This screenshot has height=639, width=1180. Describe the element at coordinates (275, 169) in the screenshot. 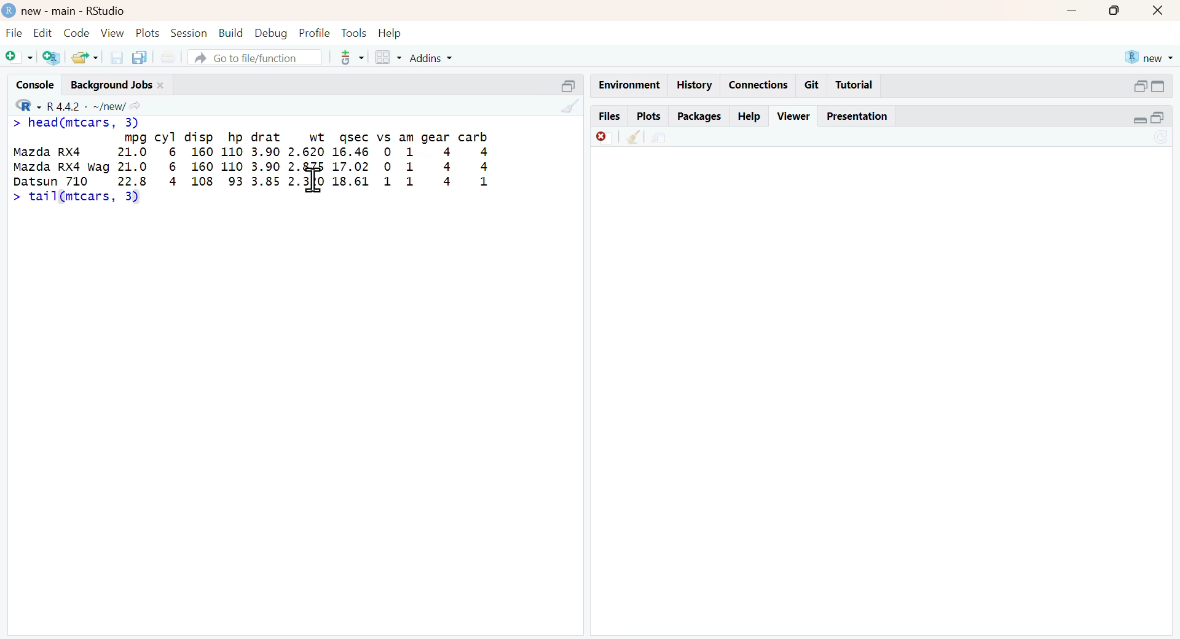

I see `mpg cyl disp hp drat wt sec vs am gear carb
Mazda RX4 21.0 6 160 110 3.90 2.620 16.46 0 1 4 4
Mazda RX4 wag 21.0 6 160 110 3.90 2. 17.02 0 1 4 4
ren 710 22.8 4 108 93 3.85 23 18.61 1 1 4 1
>` at that location.